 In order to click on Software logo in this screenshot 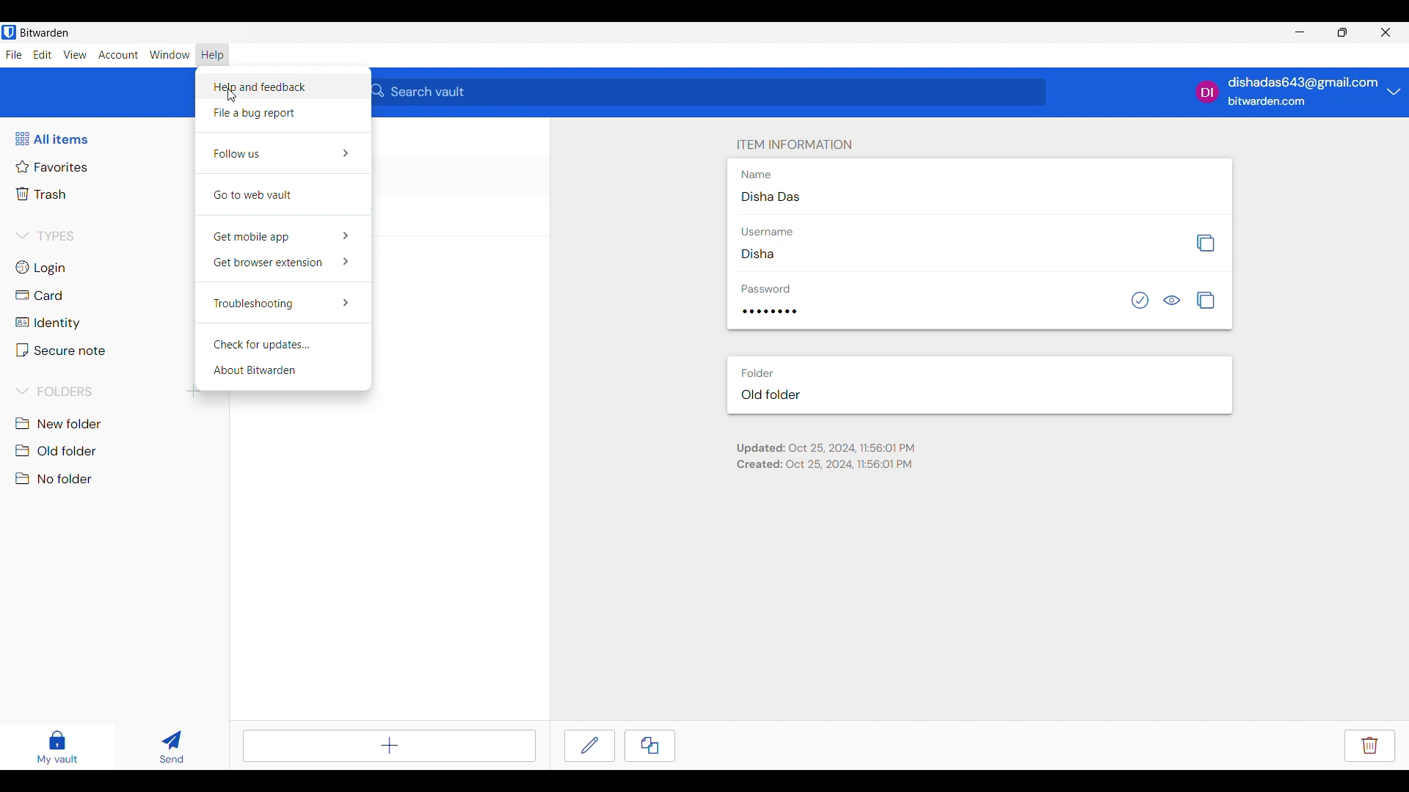, I will do `click(9, 32)`.